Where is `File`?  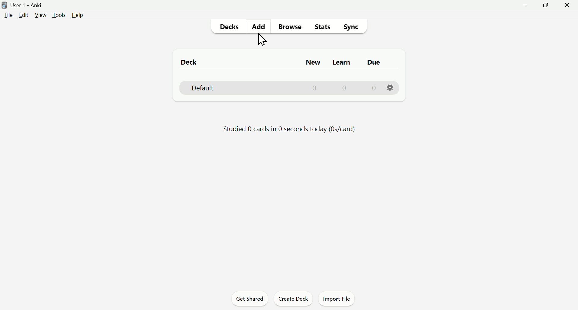 File is located at coordinates (8, 16).